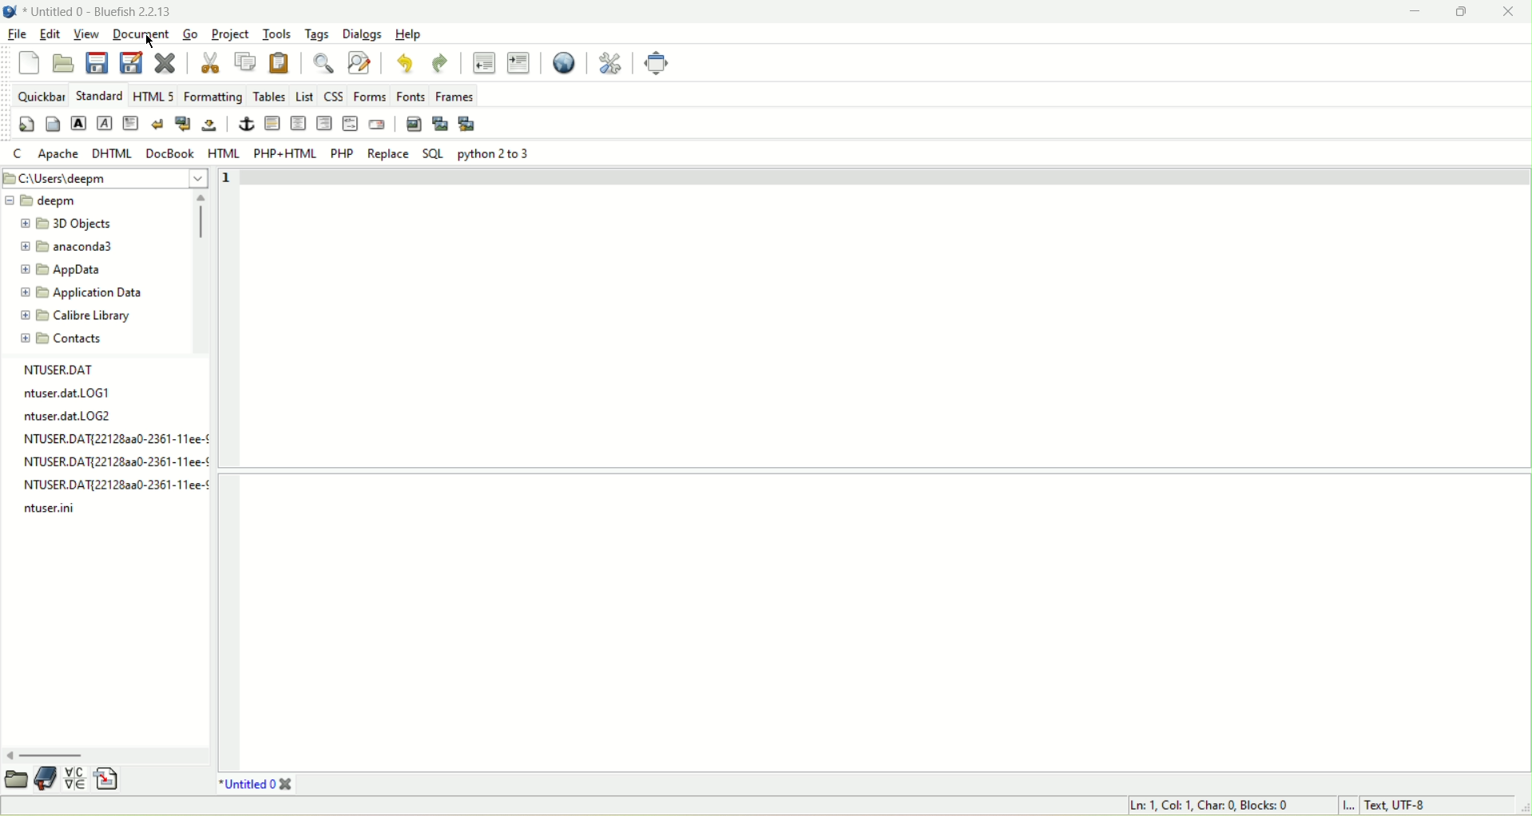 The width and height of the screenshot is (1532, 816). What do you see at coordinates (520, 62) in the screenshot?
I see `indent` at bounding box center [520, 62].